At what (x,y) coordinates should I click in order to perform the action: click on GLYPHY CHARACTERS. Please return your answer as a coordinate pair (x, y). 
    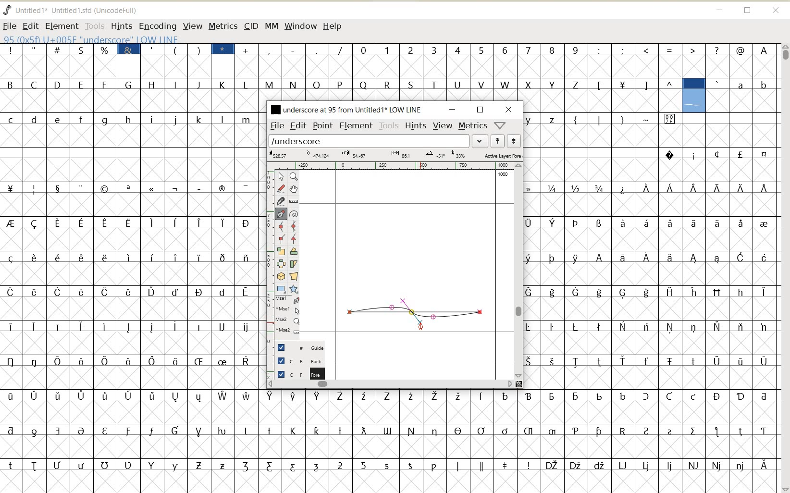
    Looking at the image, I should click on (729, 297).